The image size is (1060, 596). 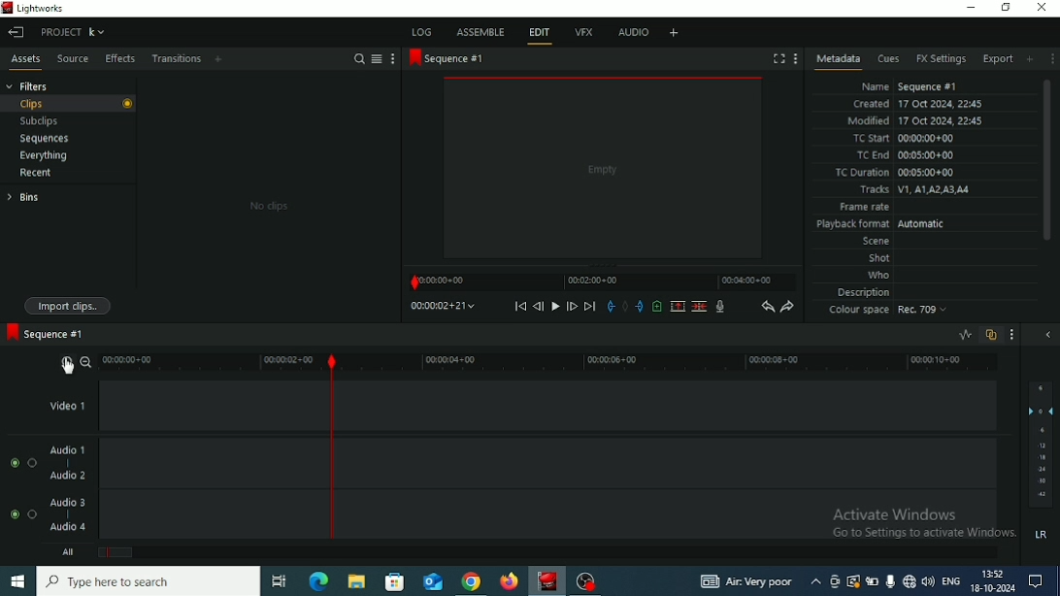 I want to click on Add, remove and create layouts, so click(x=675, y=32).